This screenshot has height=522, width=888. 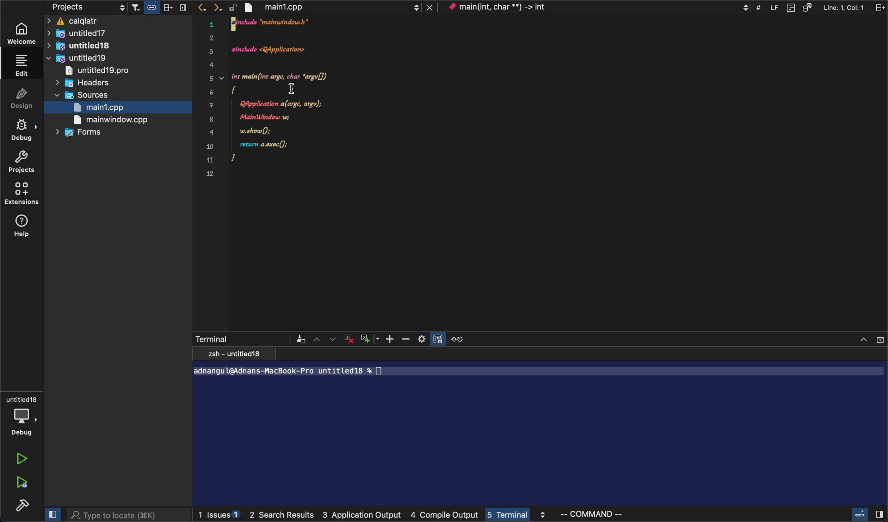 What do you see at coordinates (371, 339) in the screenshot?
I see `plus` at bounding box center [371, 339].